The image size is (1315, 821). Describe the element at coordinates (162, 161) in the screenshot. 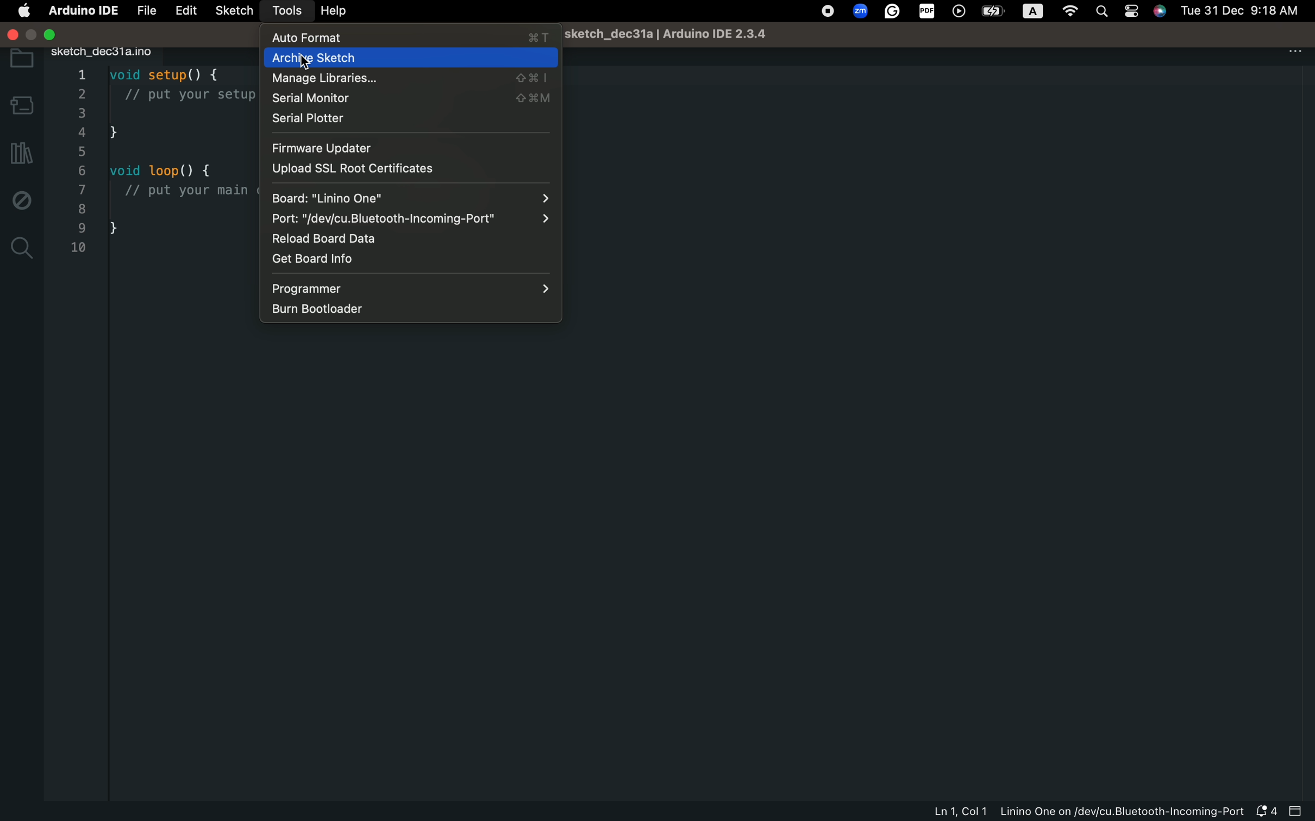

I see `code` at that location.